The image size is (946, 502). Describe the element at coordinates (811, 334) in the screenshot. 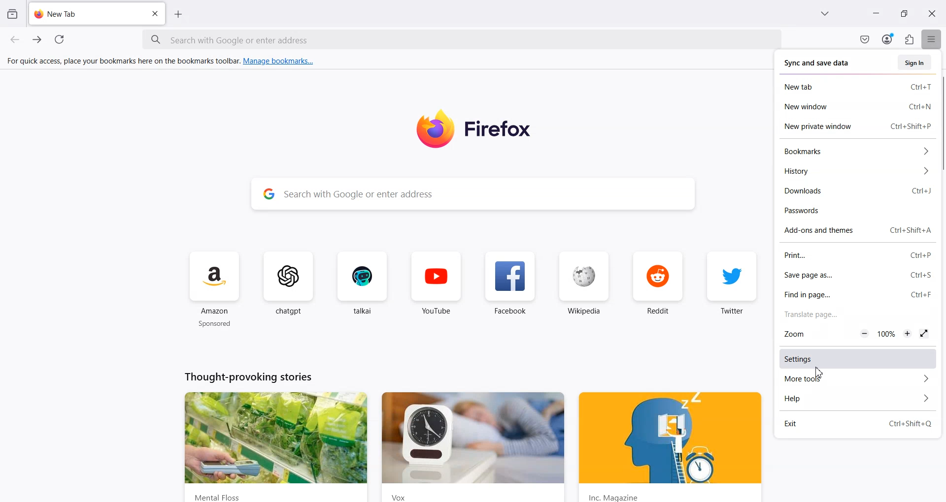

I see `Zoom` at that location.